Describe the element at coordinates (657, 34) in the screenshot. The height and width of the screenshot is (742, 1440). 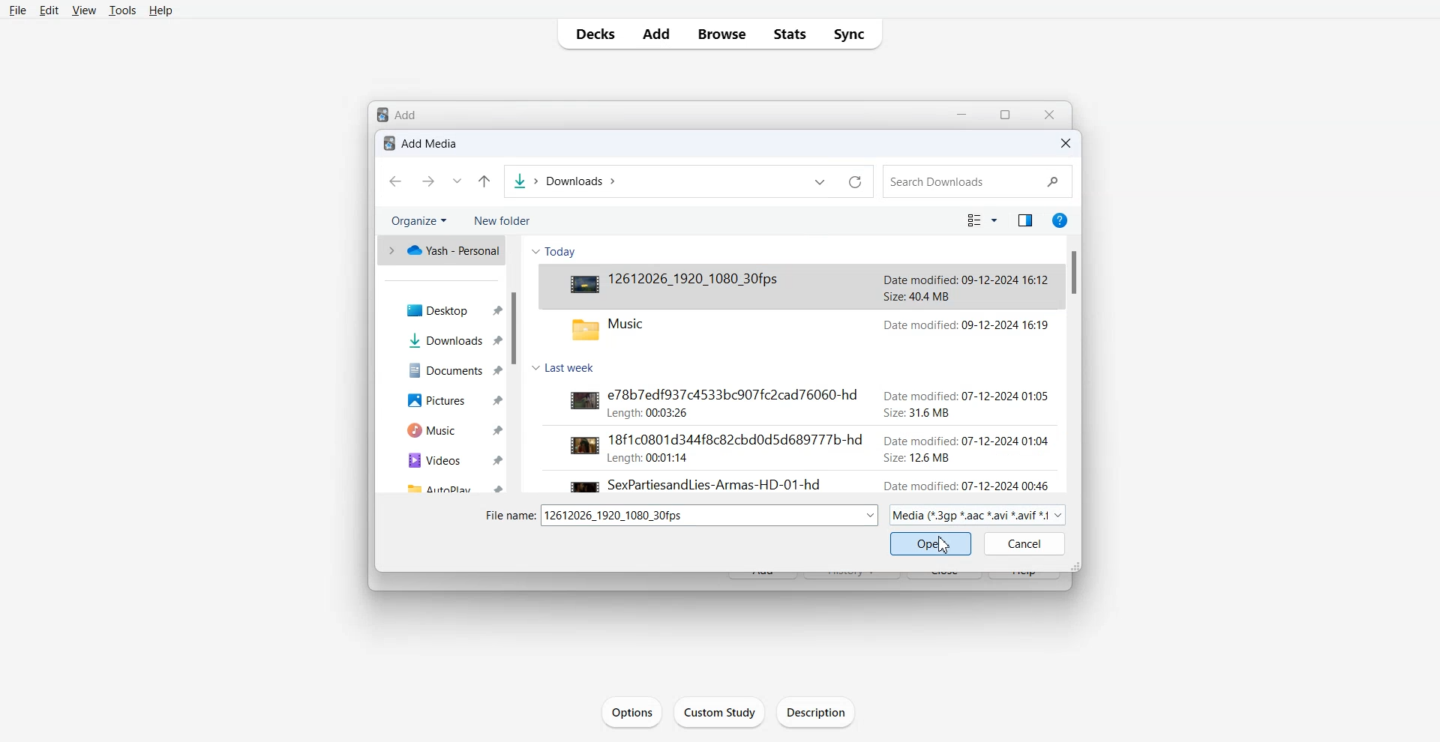
I see `Add` at that location.